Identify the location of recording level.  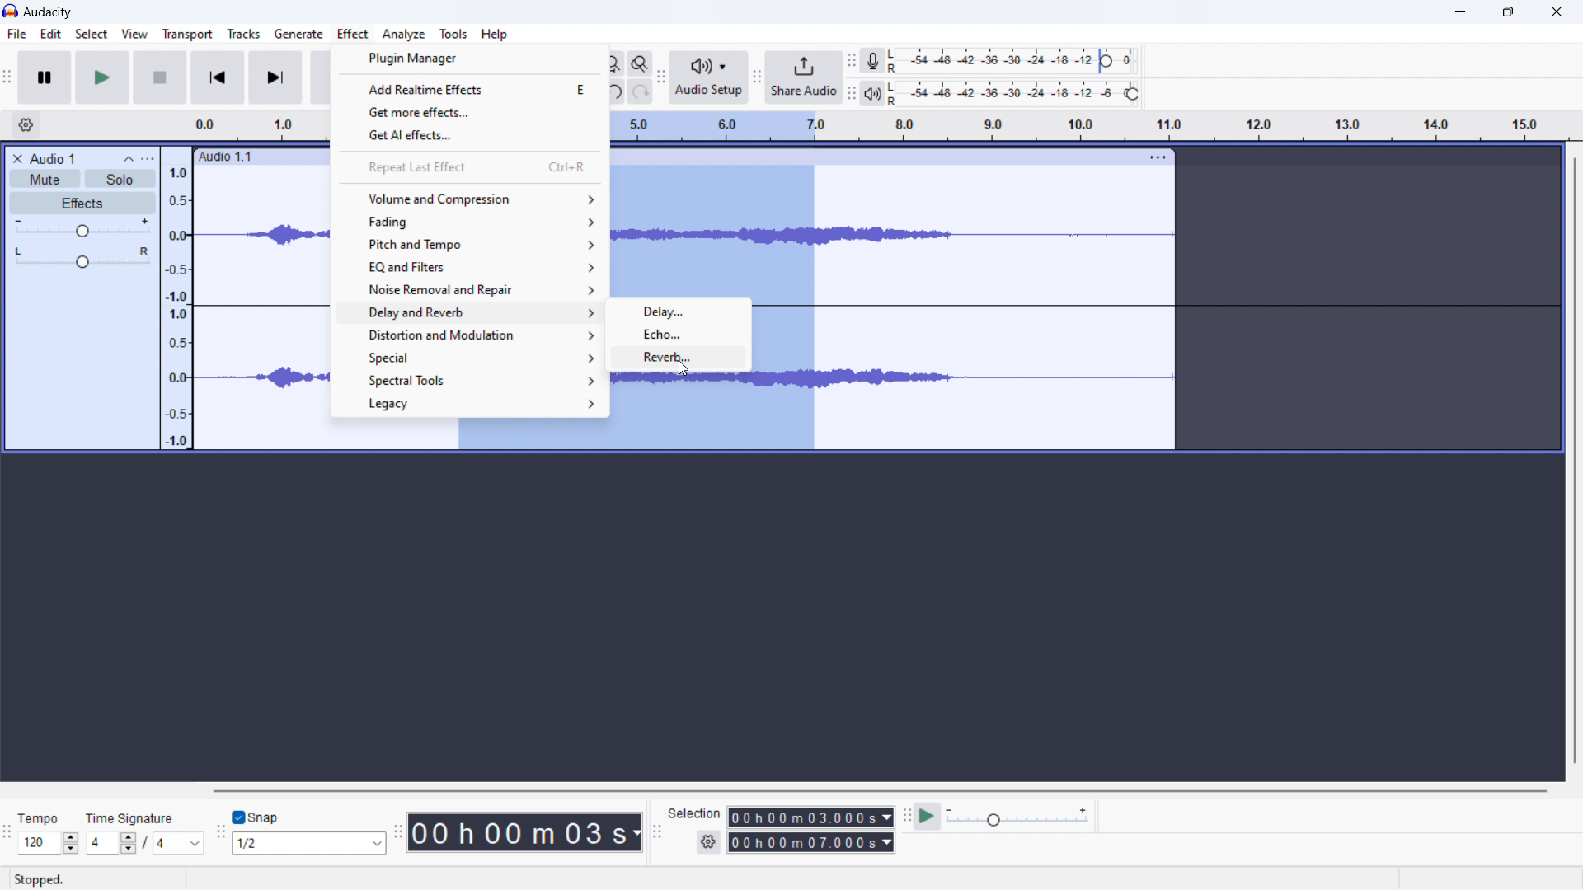
(1015, 62).